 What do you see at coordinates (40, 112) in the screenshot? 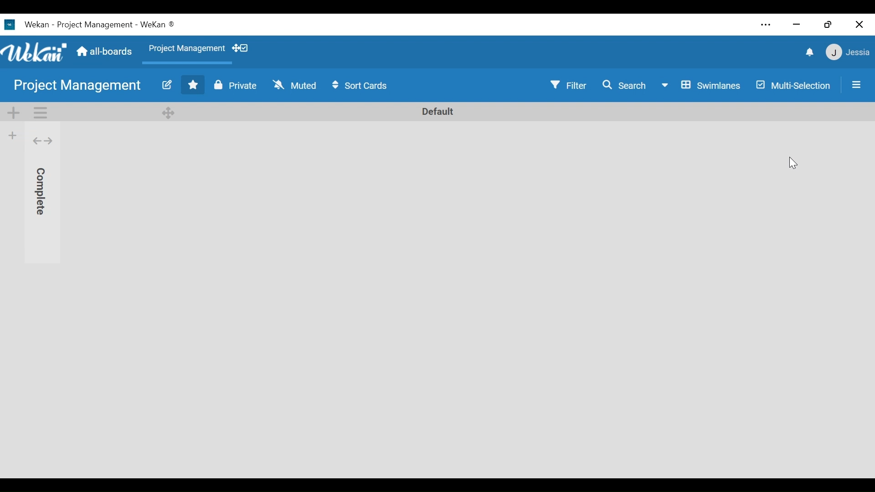
I see `Swimlane actions` at bounding box center [40, 112].